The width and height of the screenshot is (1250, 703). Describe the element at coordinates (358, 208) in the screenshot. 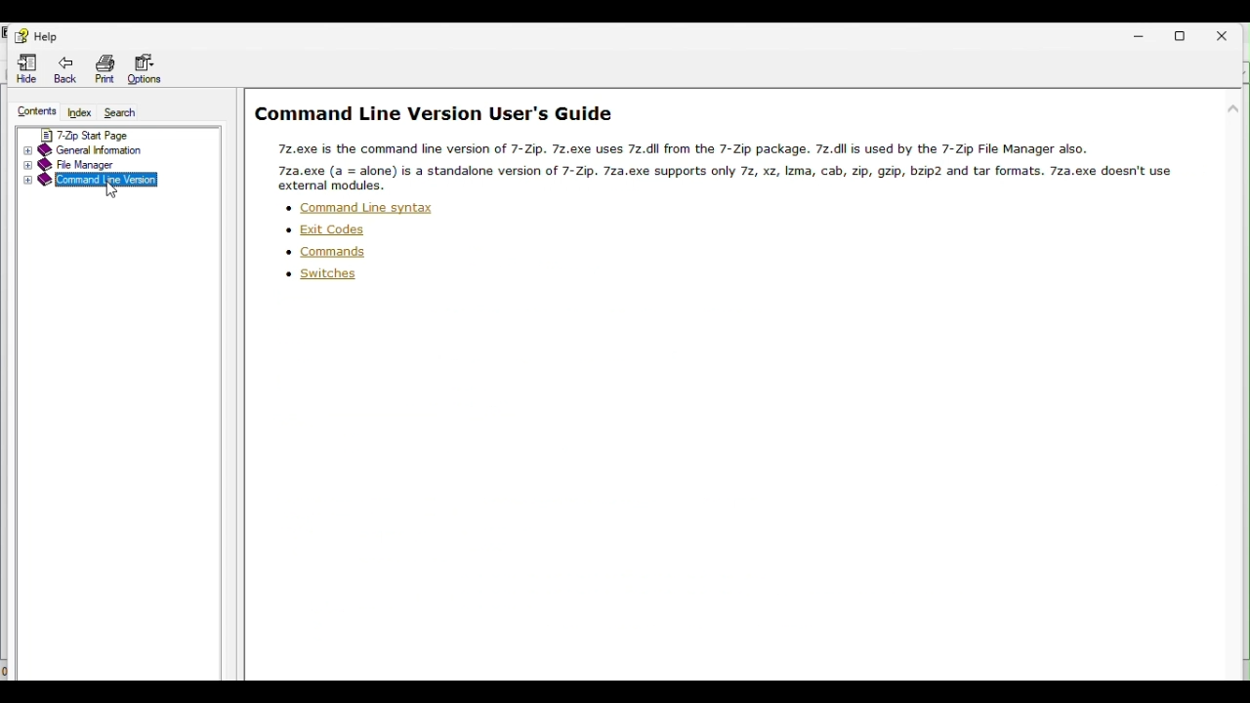

I see `command line syntax` at that location.